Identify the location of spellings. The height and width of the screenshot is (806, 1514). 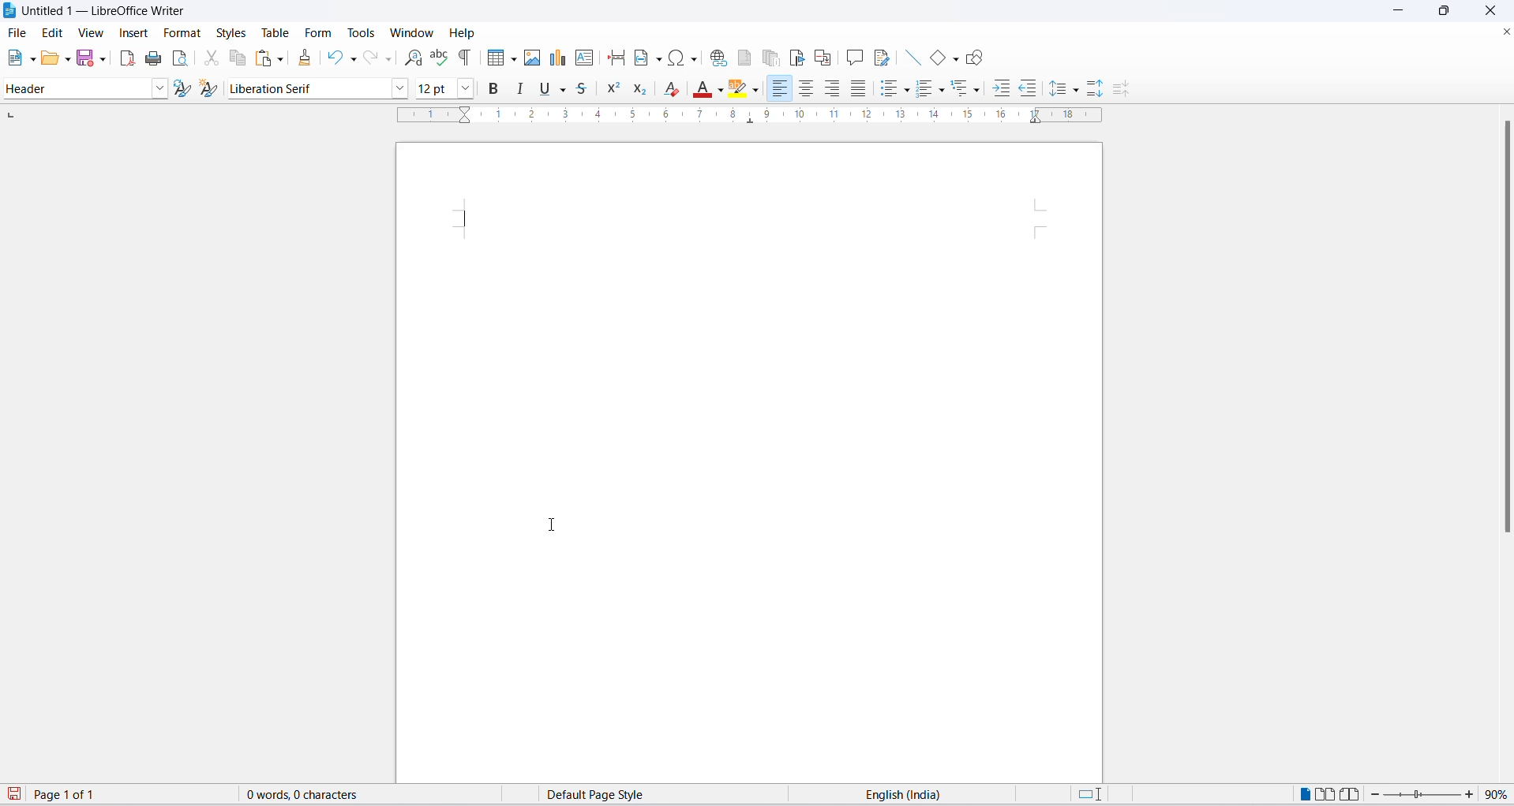
(440, 58).